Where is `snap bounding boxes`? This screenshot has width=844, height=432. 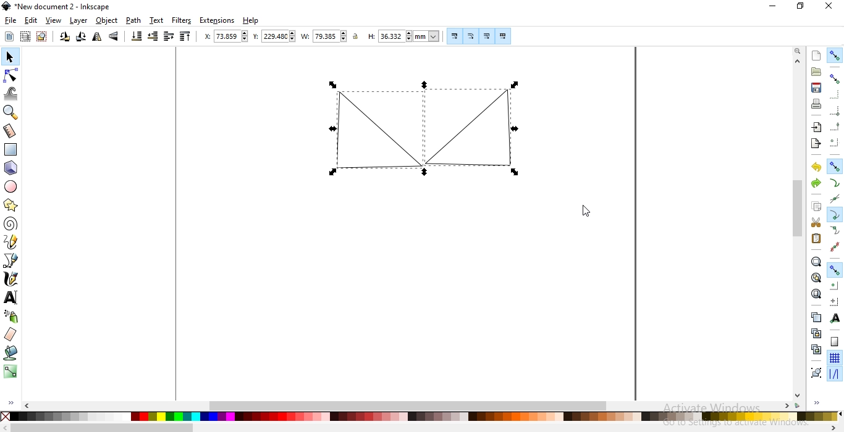
snap bounding boxes is located at coordinates (835, 79).